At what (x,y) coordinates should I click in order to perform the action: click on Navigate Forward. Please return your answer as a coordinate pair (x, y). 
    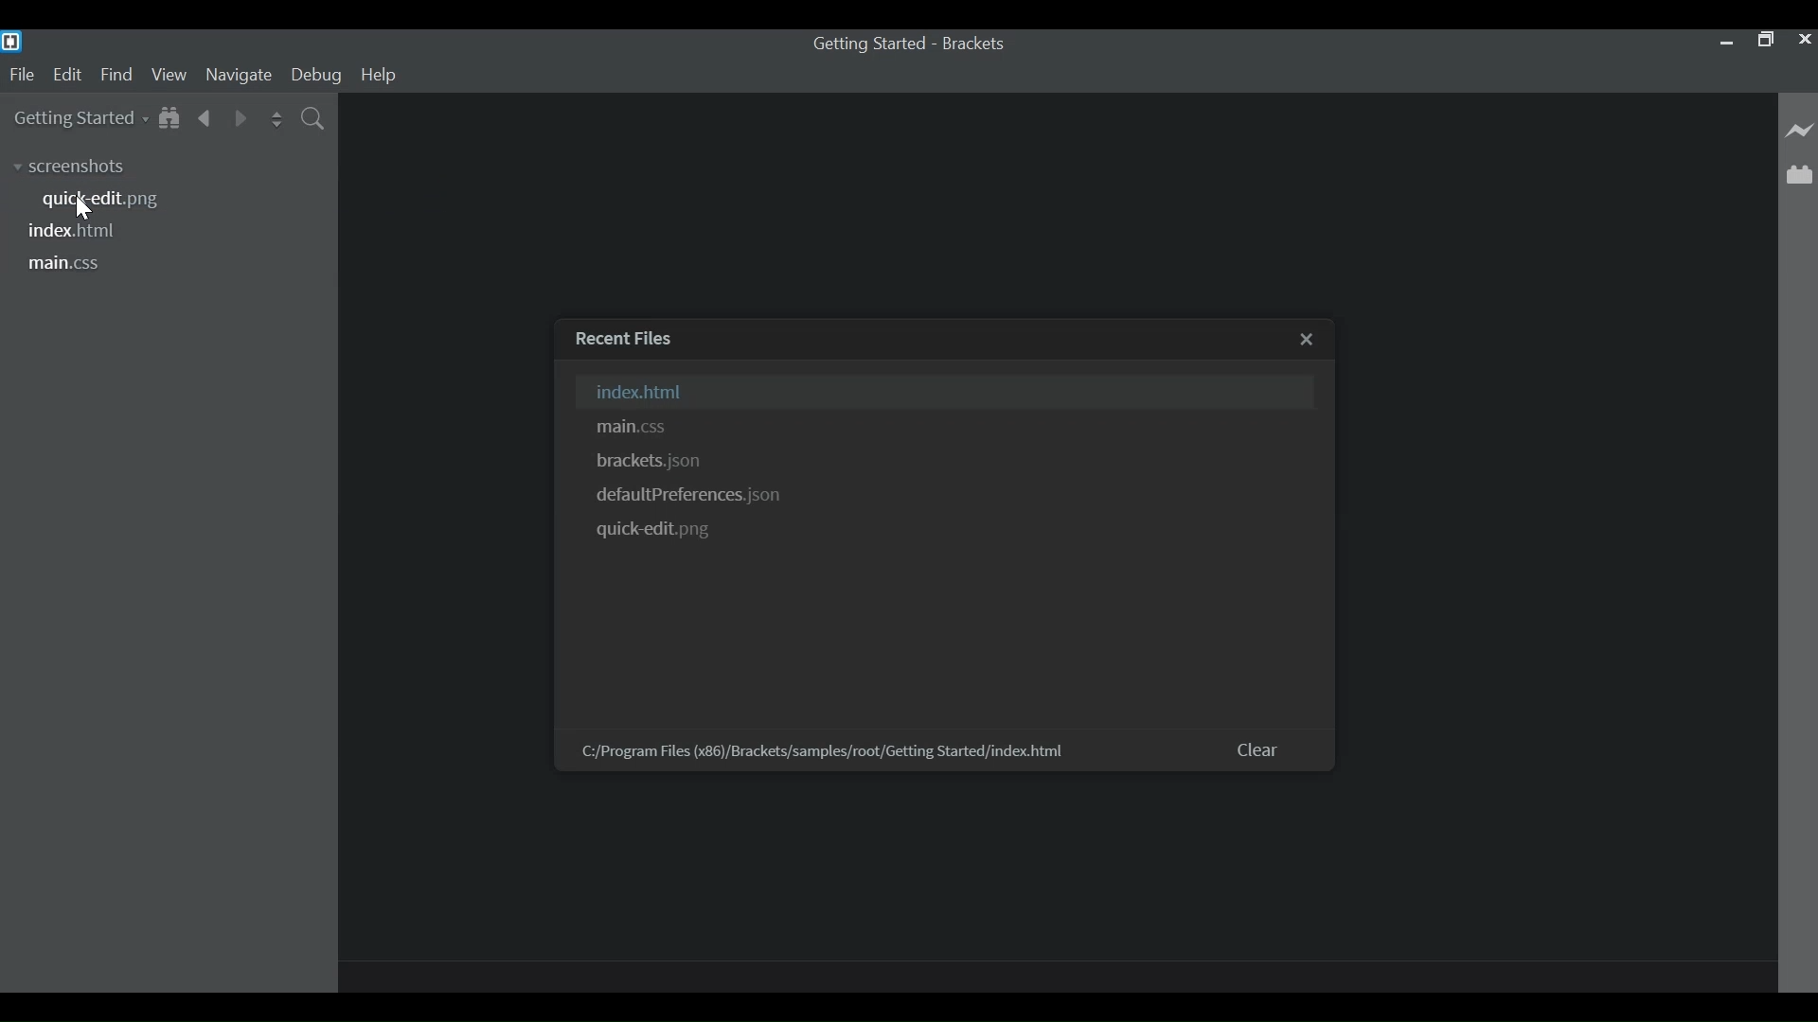
    Looking at the image, I should click on (241, 116).